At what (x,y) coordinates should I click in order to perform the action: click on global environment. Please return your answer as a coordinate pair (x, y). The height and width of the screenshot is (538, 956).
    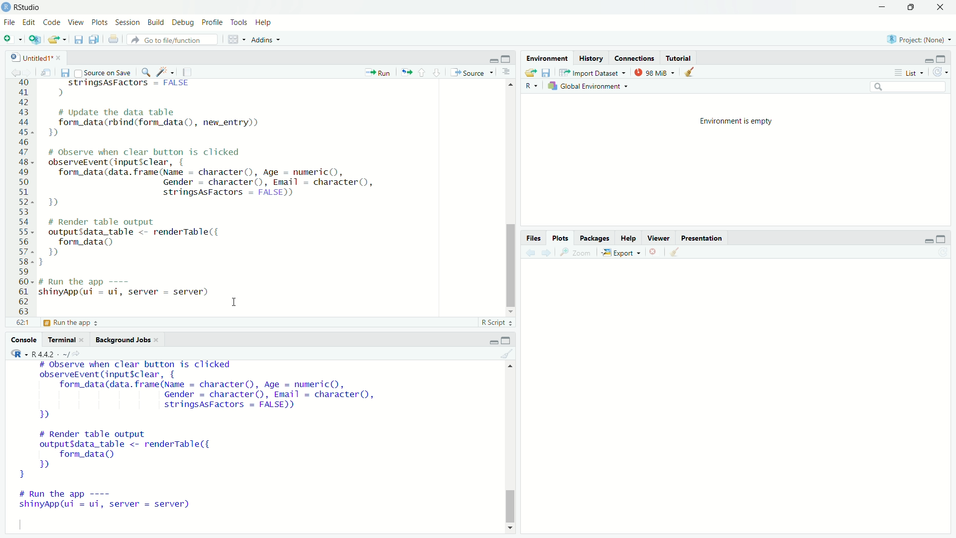
    Looking at the image, I should click on (591, 87).